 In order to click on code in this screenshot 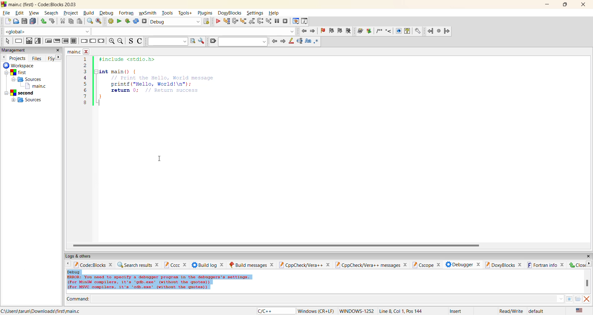, I will do `click(150, 81)`.